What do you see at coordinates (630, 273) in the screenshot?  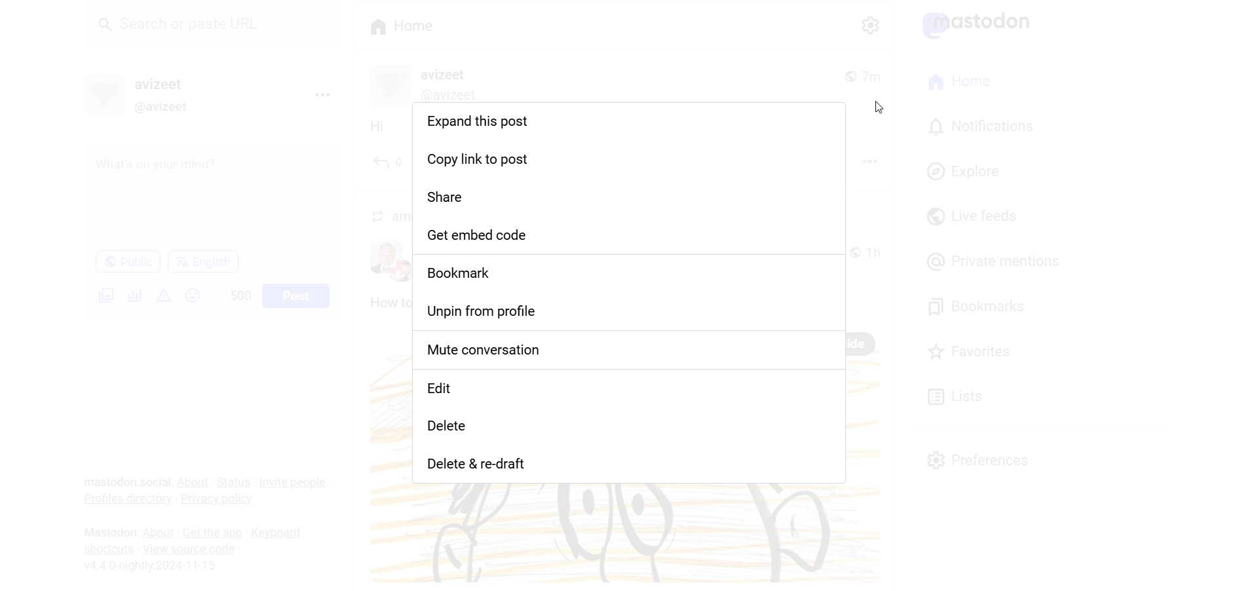 I see `Bookmark` at bounding box center [630, 273].